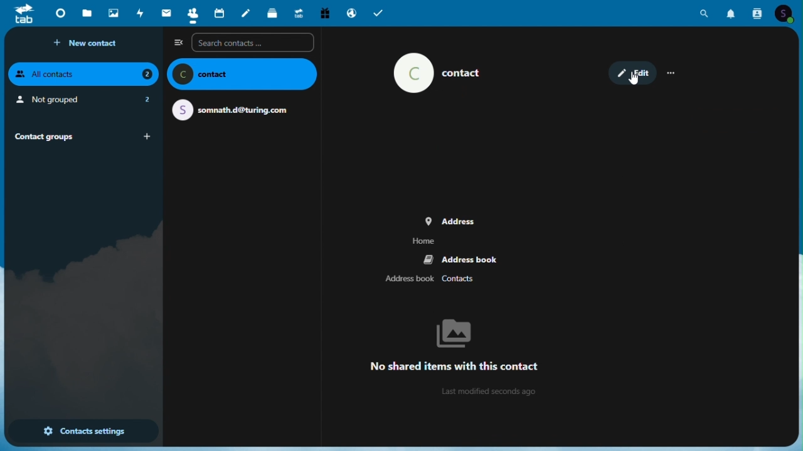 The height and width of the screenshot is (451, 803). What do you see at coordinates (248, 14) in the screenshot?
I see `Notes` at bounding box center [248, 14].